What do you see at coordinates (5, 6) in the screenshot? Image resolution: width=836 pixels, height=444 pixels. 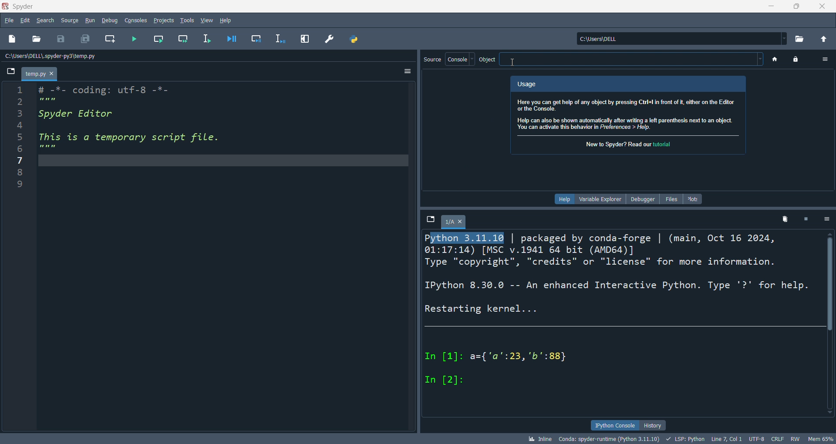 I see `spyder logo` at bounding box center [5, 6].